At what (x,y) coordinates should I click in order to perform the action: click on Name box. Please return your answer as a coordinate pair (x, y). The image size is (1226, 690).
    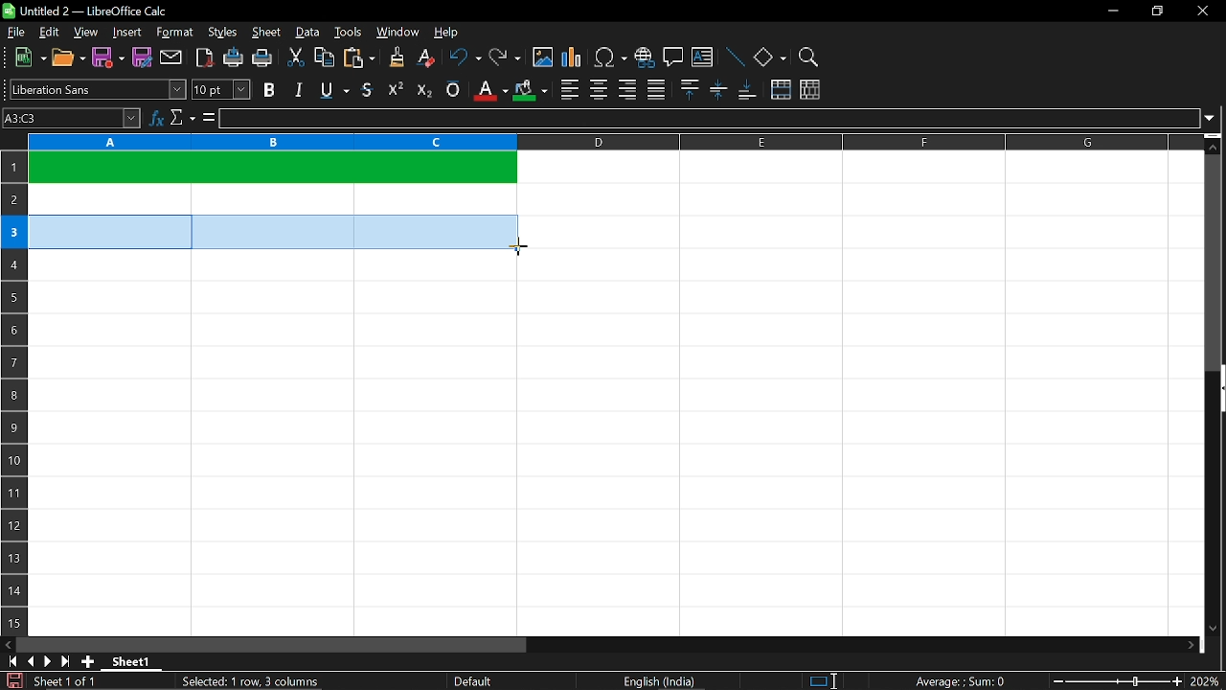
    Looking at the image, I should click on (72, 119).